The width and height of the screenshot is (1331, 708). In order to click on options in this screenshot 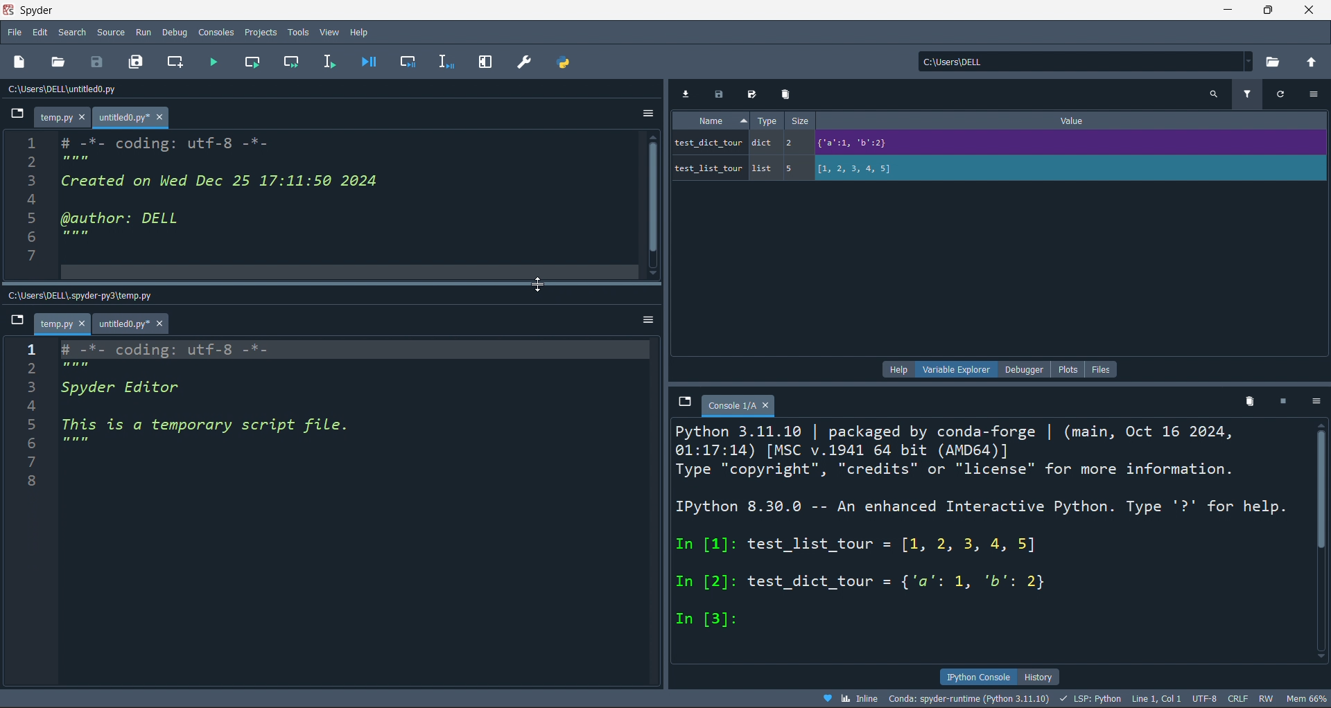, I will do `click(644, 111)`.